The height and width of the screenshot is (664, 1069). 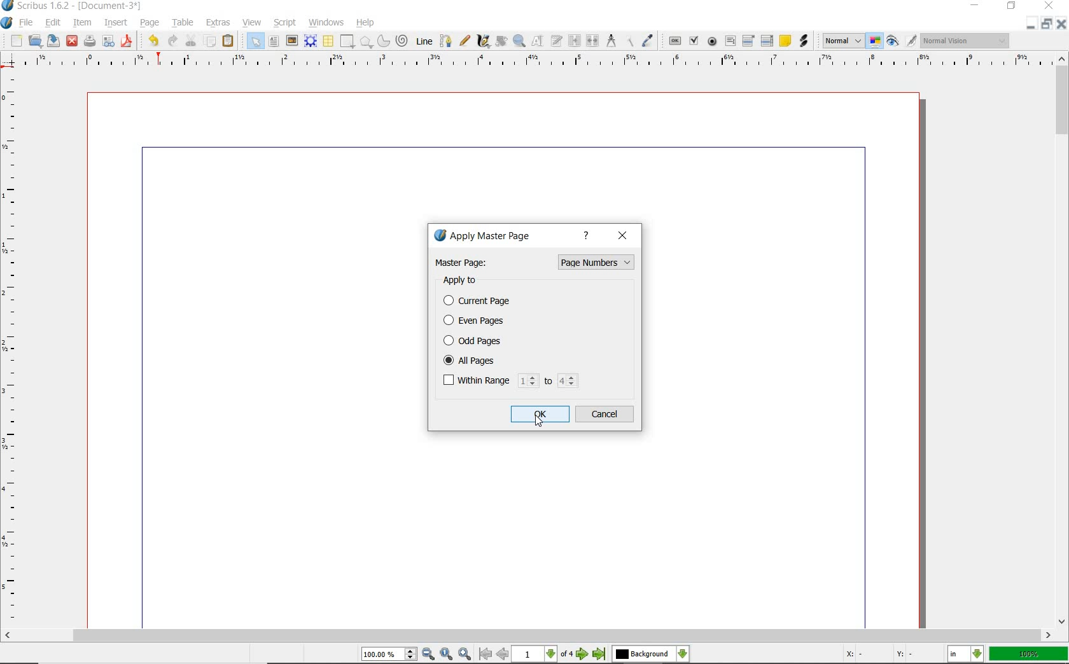 I want to click on print, so click(x=90, y=40).